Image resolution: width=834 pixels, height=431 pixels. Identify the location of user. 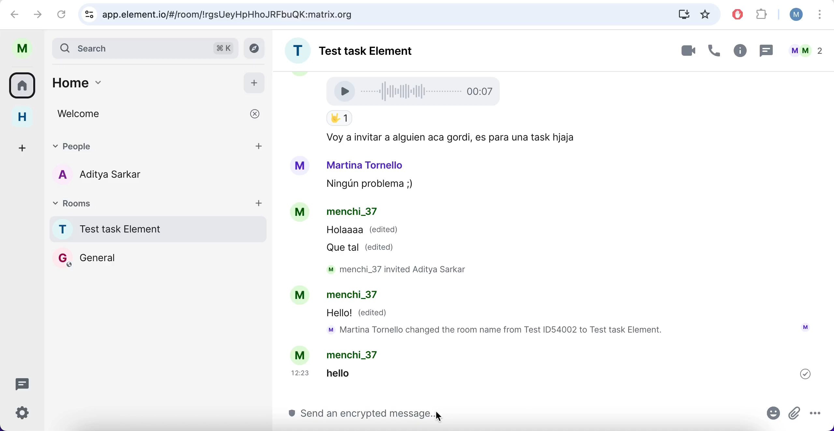
(25, 49).